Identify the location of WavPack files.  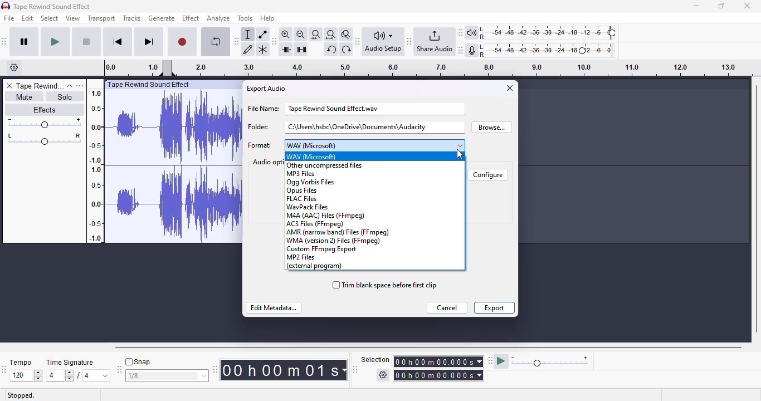
(307, 207).